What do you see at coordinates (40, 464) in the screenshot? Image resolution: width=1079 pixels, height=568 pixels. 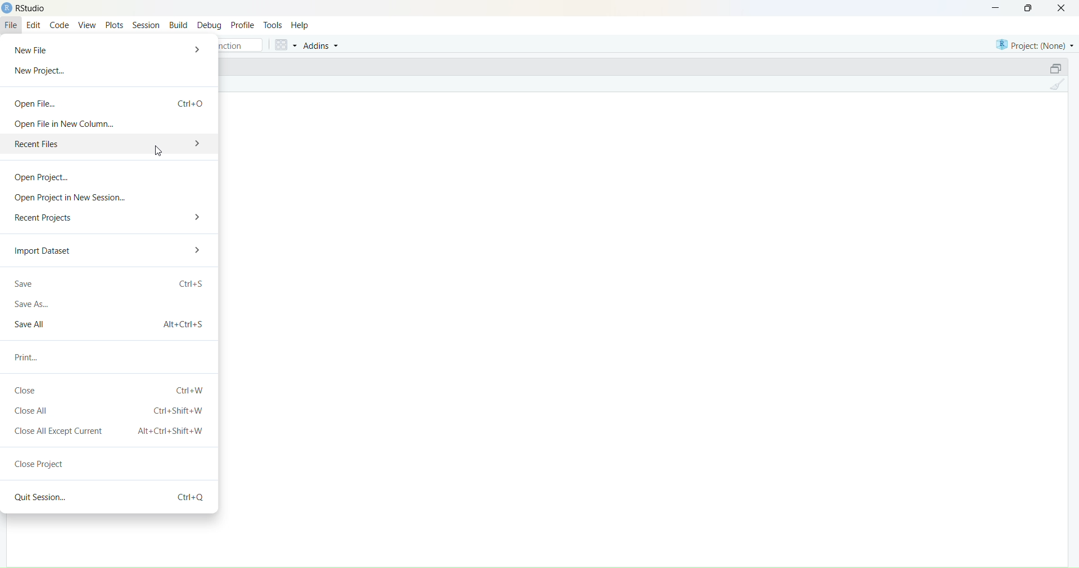 I see `Close Project` at bounding box center [40, 464].